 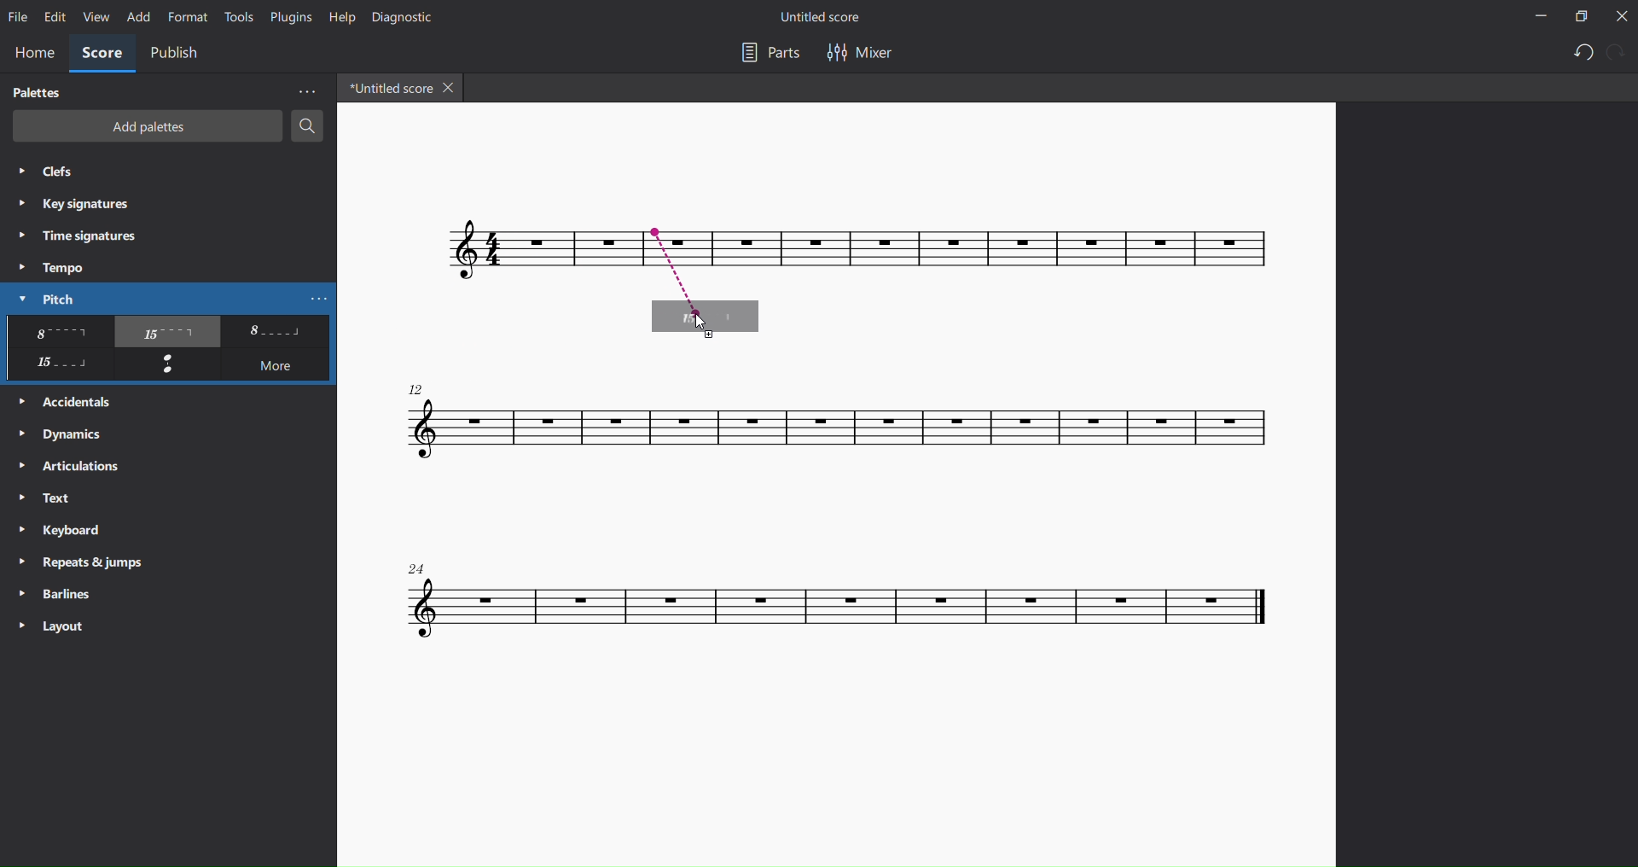 What do you see at coordinates (388, 87) in the screenshot?
I see `title` at bounding box center [388, 87].